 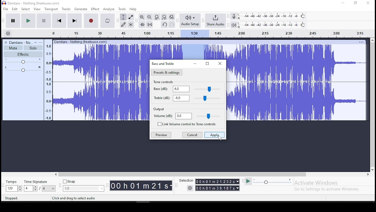 I want to click on down, so click(x=372, y=169).